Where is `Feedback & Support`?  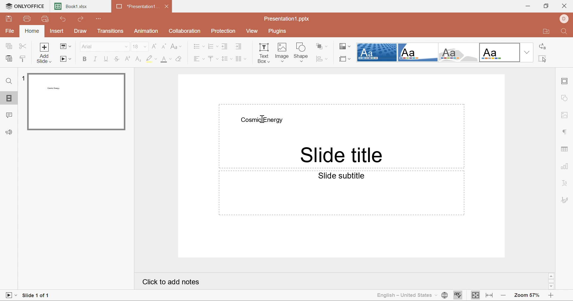
Feedback & Support is located at coordinates (9, 132).